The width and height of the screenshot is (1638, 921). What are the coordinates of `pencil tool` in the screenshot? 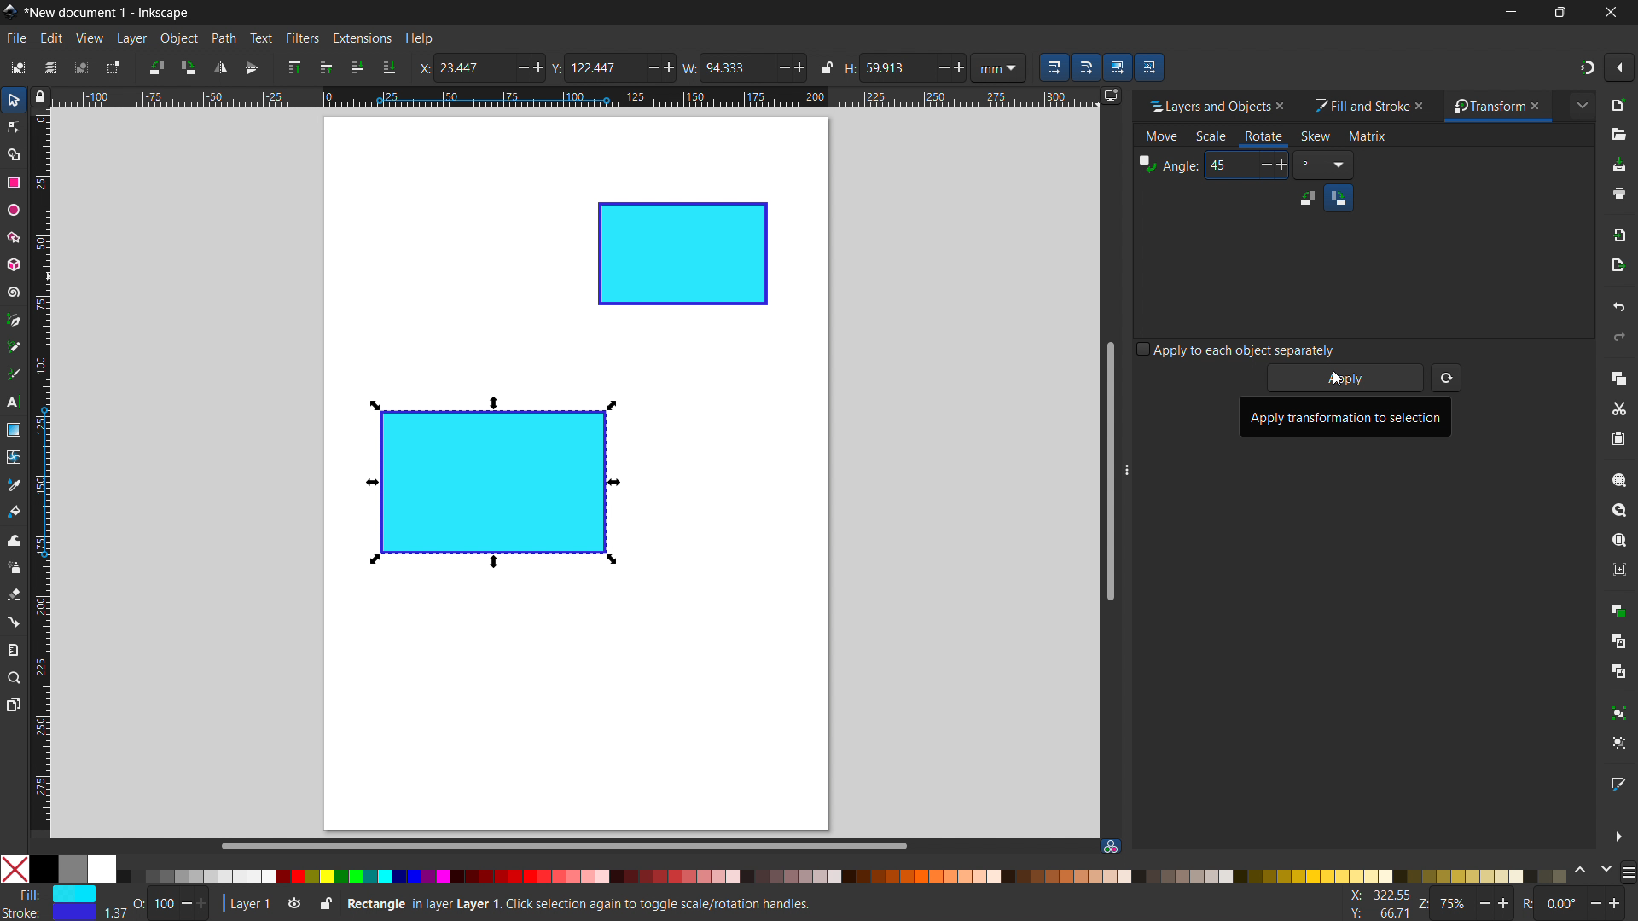 It's located at (12, 346).